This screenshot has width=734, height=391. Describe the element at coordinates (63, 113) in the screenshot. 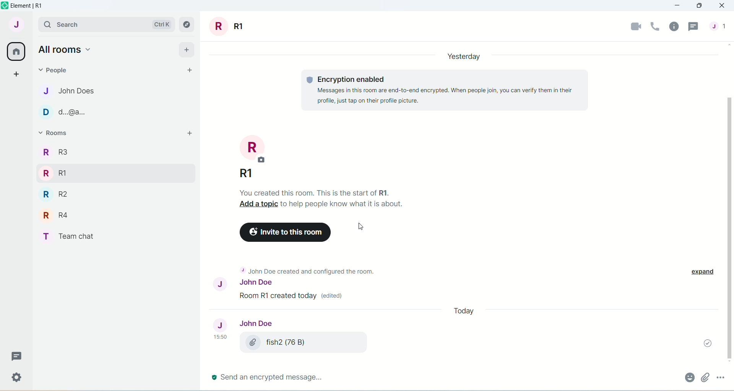

I see `D d..@a..` at that location.